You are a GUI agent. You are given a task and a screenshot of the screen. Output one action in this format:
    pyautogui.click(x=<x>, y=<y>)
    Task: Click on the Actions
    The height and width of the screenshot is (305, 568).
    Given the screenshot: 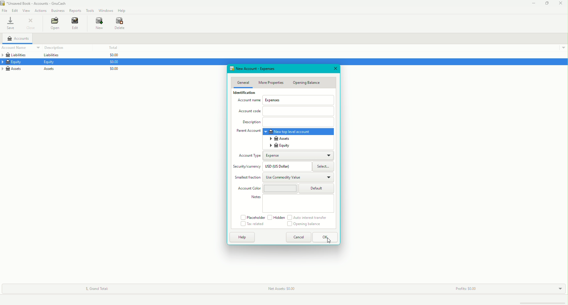 What is the action you would take?
    pyautogui.click(x=41, y=11)
    